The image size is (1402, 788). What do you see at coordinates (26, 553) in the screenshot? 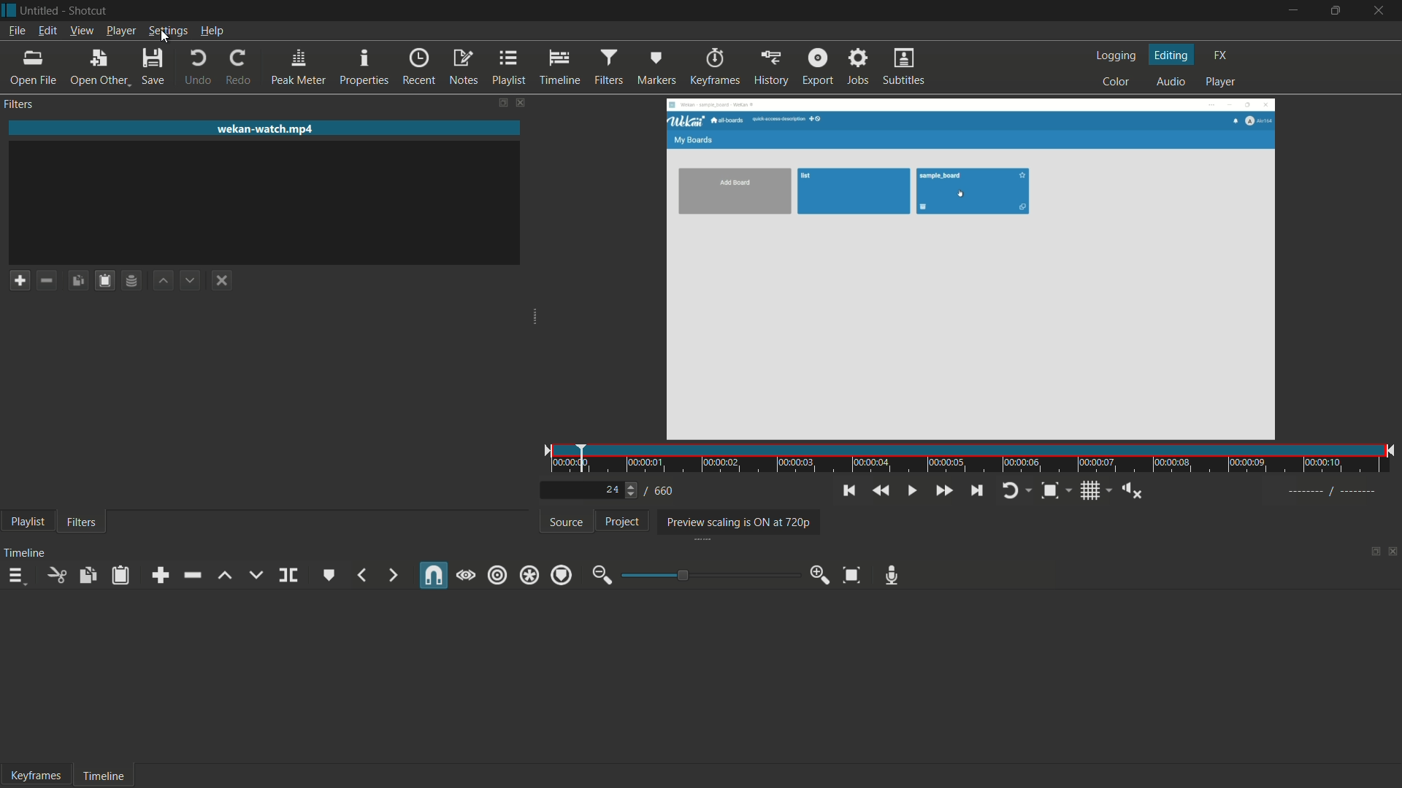
I see `timeline` at bounding box center [26, 553].